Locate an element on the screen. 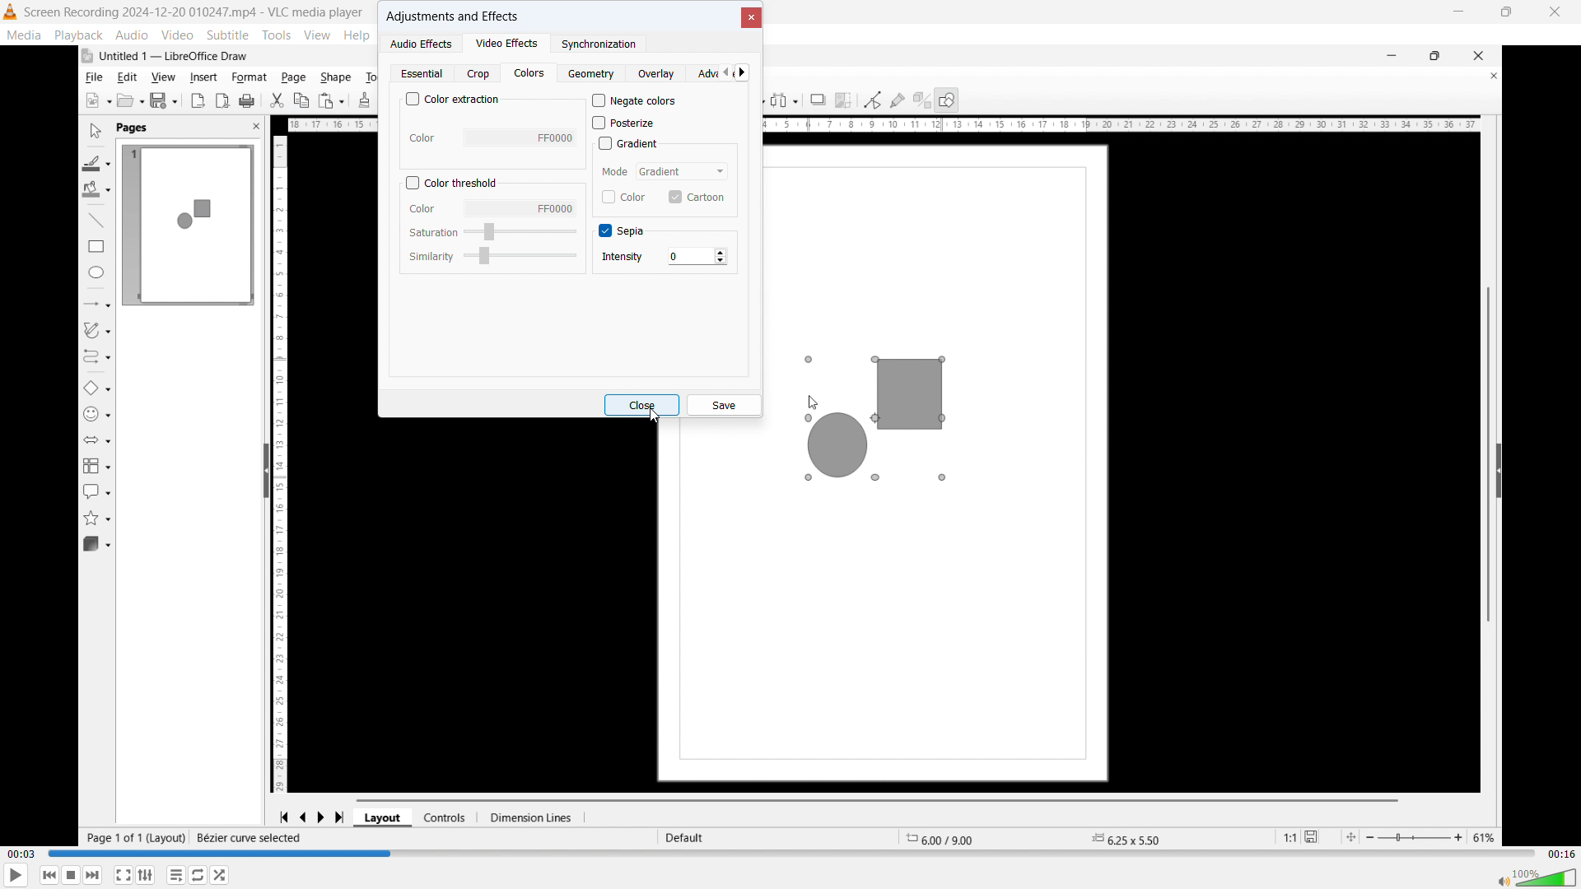 Image resolution: width=1581 pixels, height=889 pixels. Essential  is located at coordinates (423, 74).